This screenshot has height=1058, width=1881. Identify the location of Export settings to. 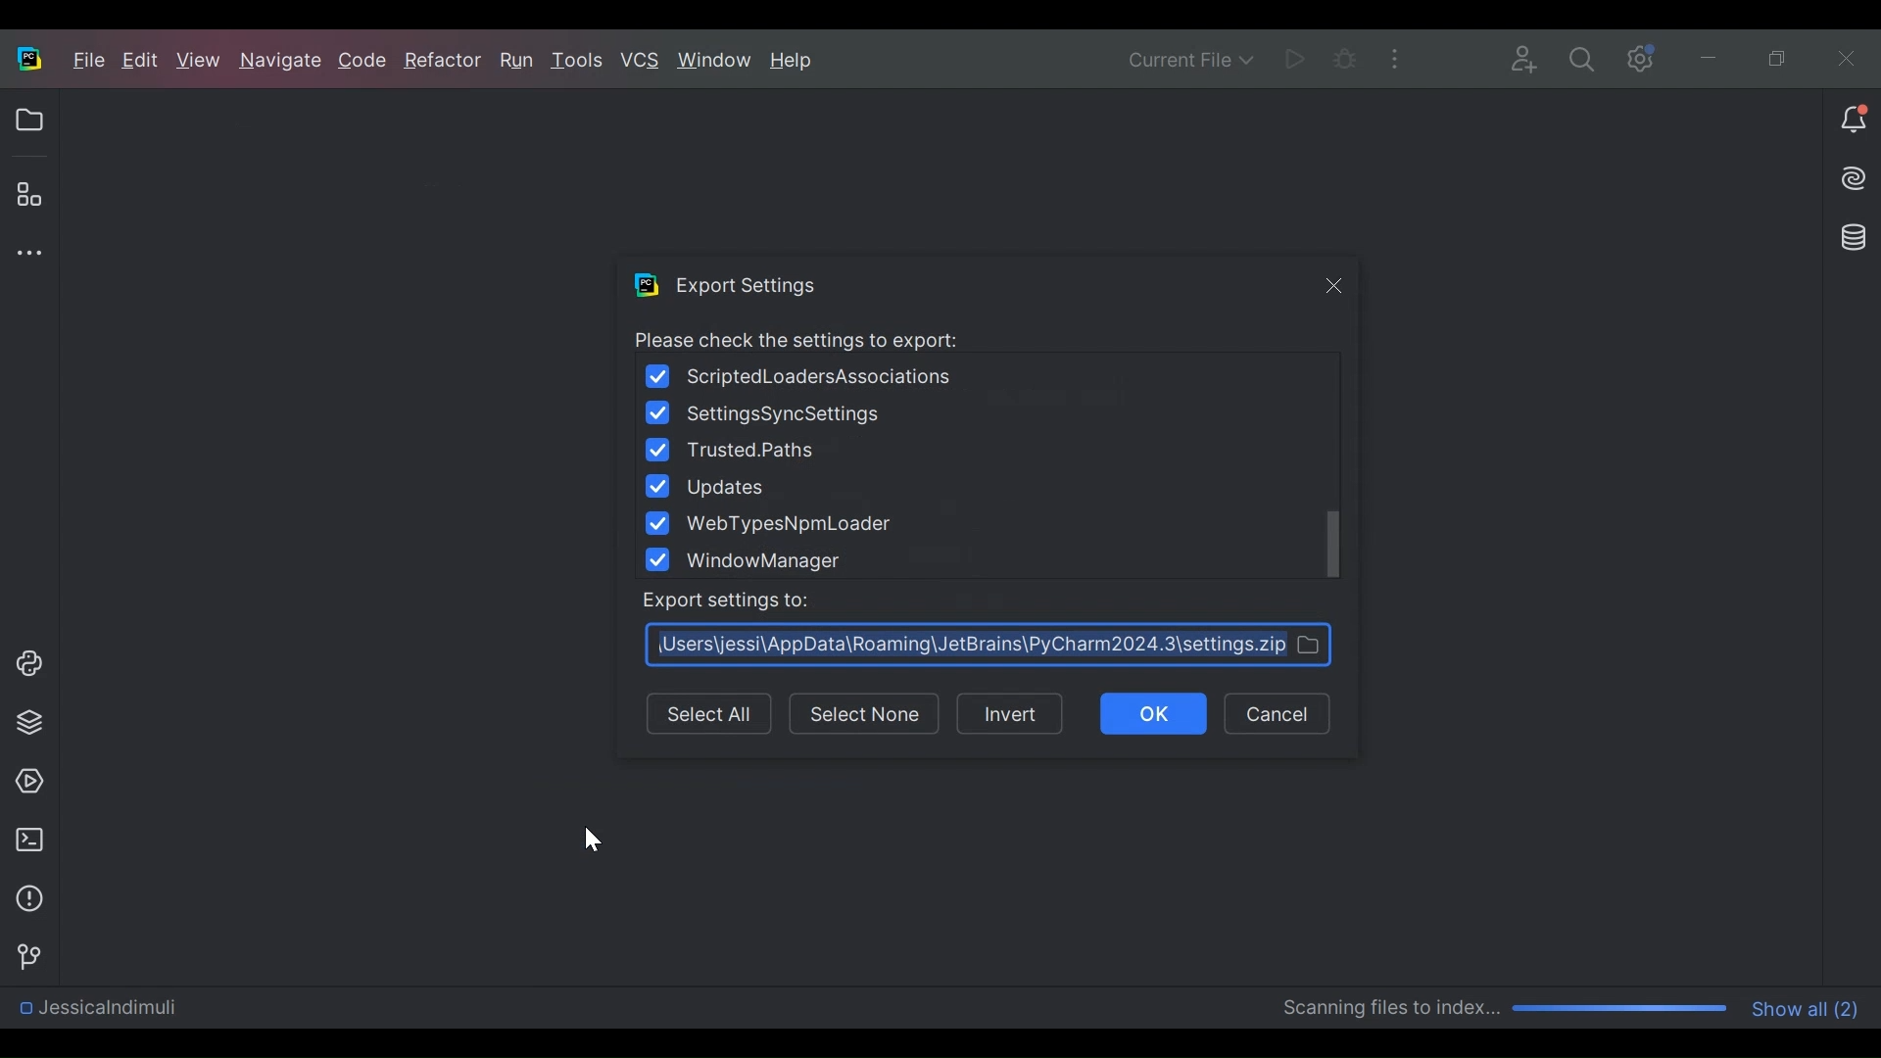
(722, 601).